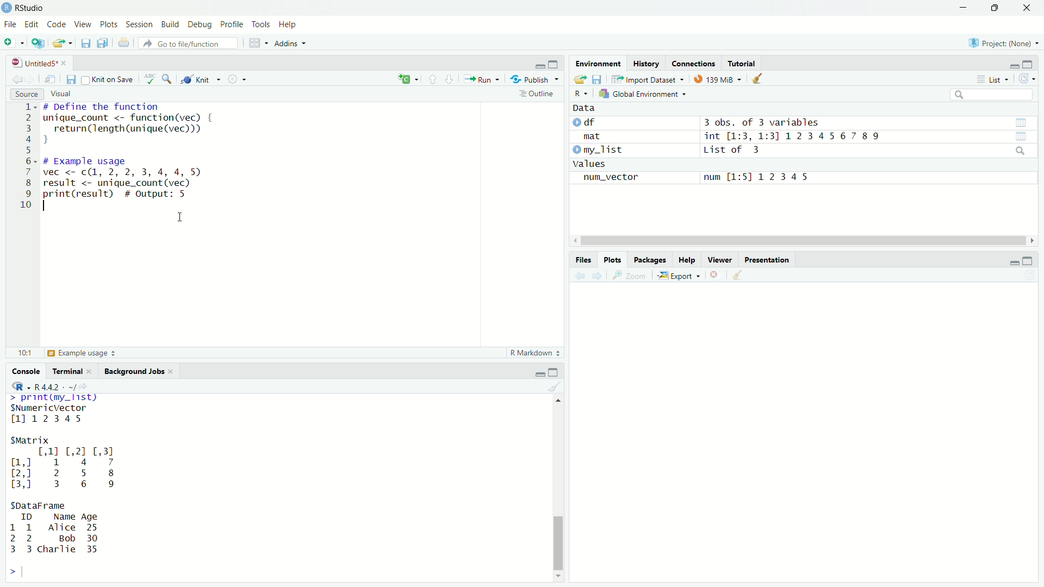 The image size is (1044, 587). What do you see at coordinates (1029, 65) in the screenshot?
I see `maximize` at bounding box center [1029, 65].